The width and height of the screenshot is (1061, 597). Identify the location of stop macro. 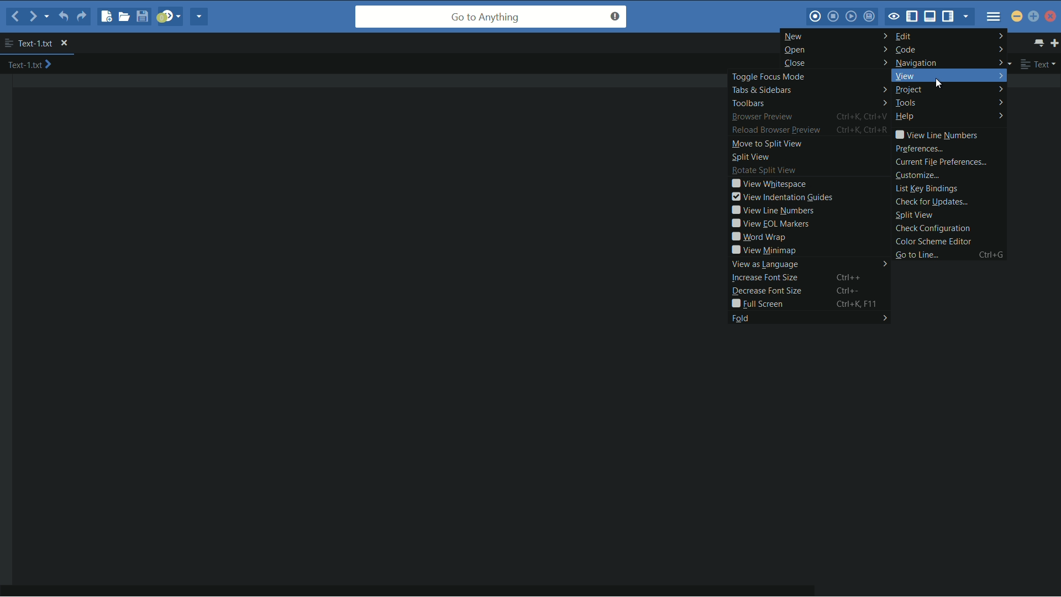
(833, 18).